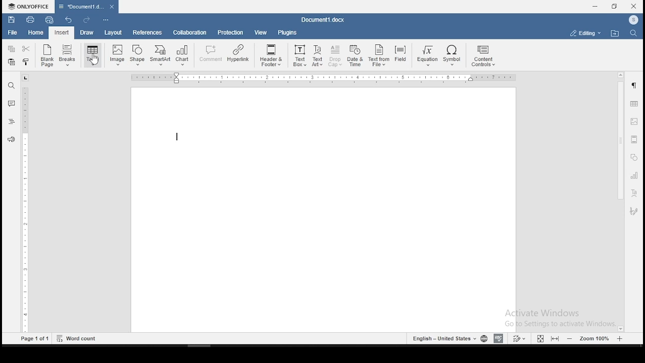 This screenshot has height=363, width=645. What do you see at coordinates (86, 20) in the screenshot?
I see `redo` at bounding box center [86, 20].